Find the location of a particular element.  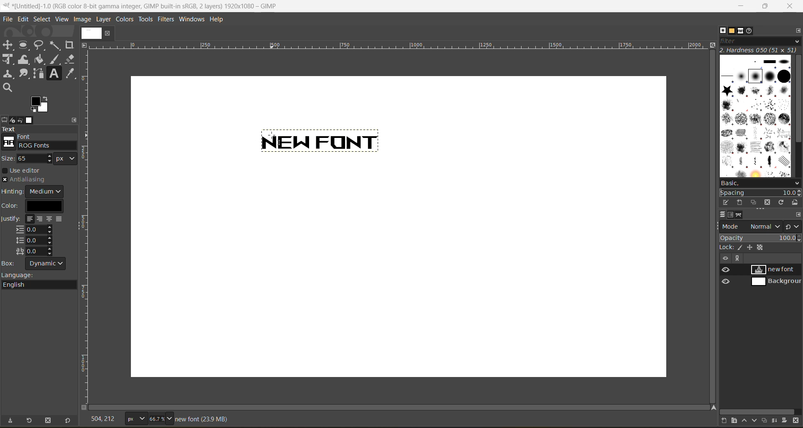

switch to another group of modes is located at coordinates (794, 227).